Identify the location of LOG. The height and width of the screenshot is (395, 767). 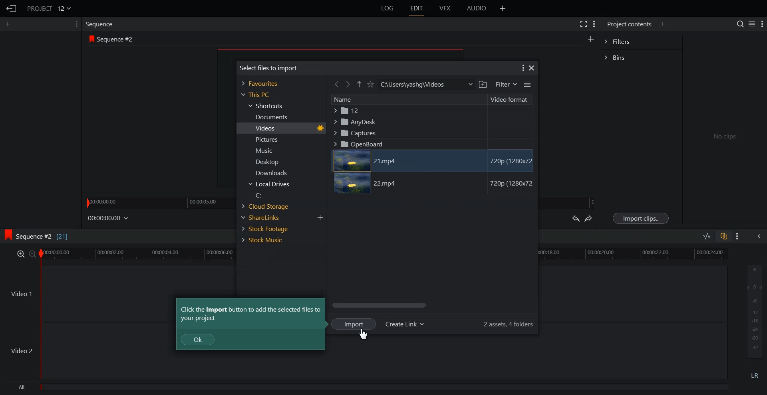
(388, 8).